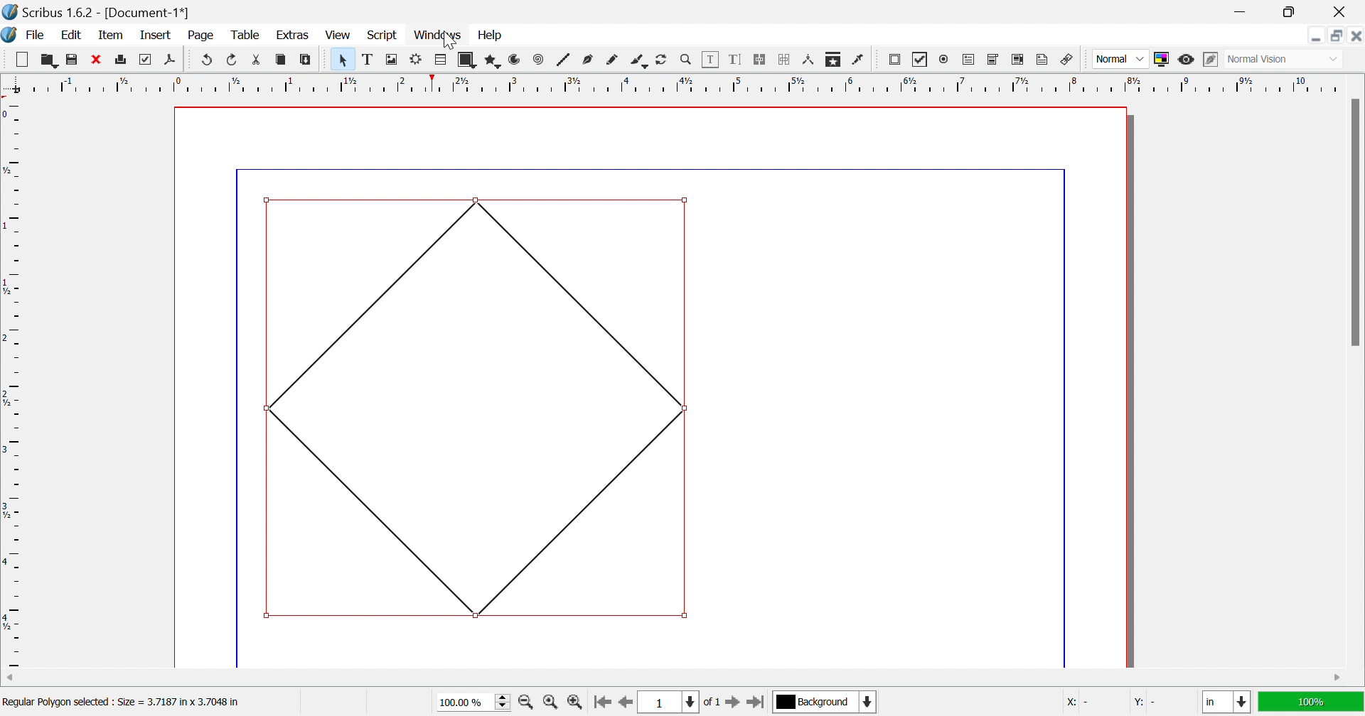 Image resolution: width=1365 pixels, height=716 pixels. Describe the element at coordinates (589, 59) in the screenshot. I see `Bezler curve` at that location.